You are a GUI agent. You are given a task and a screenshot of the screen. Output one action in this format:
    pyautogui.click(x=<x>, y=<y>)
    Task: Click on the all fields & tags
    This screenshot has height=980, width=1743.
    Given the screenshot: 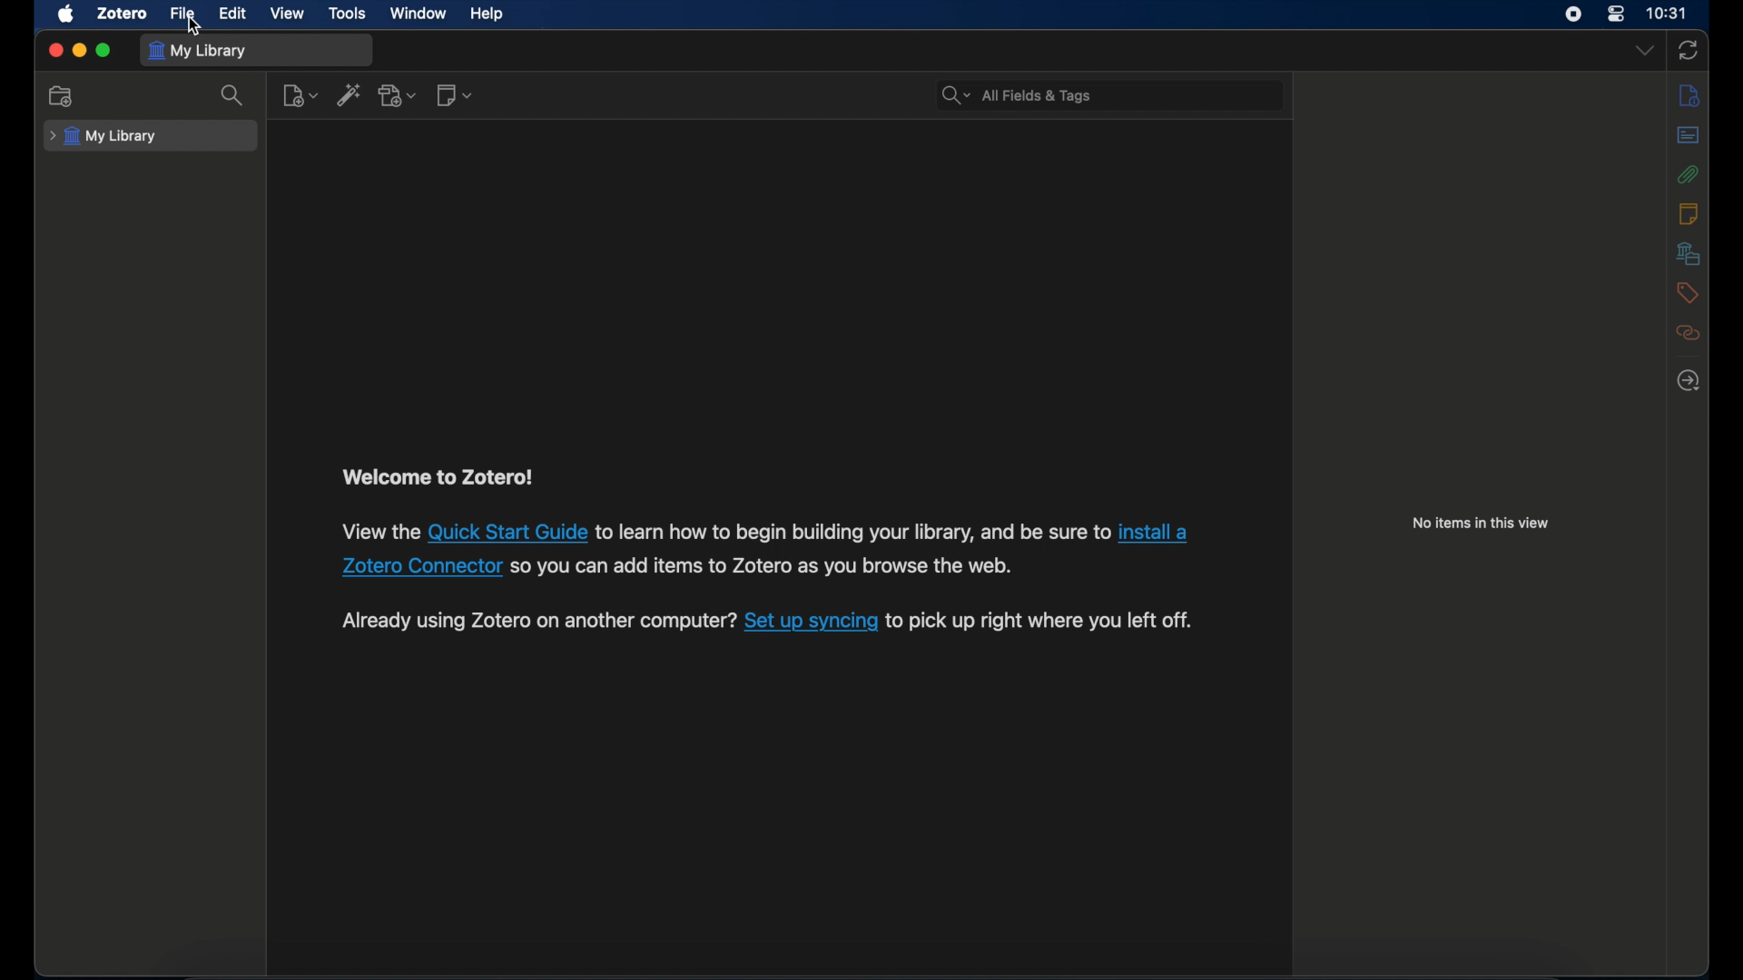 What is the action you would take?
    pyautogui.click(x=1019, y=95)
    